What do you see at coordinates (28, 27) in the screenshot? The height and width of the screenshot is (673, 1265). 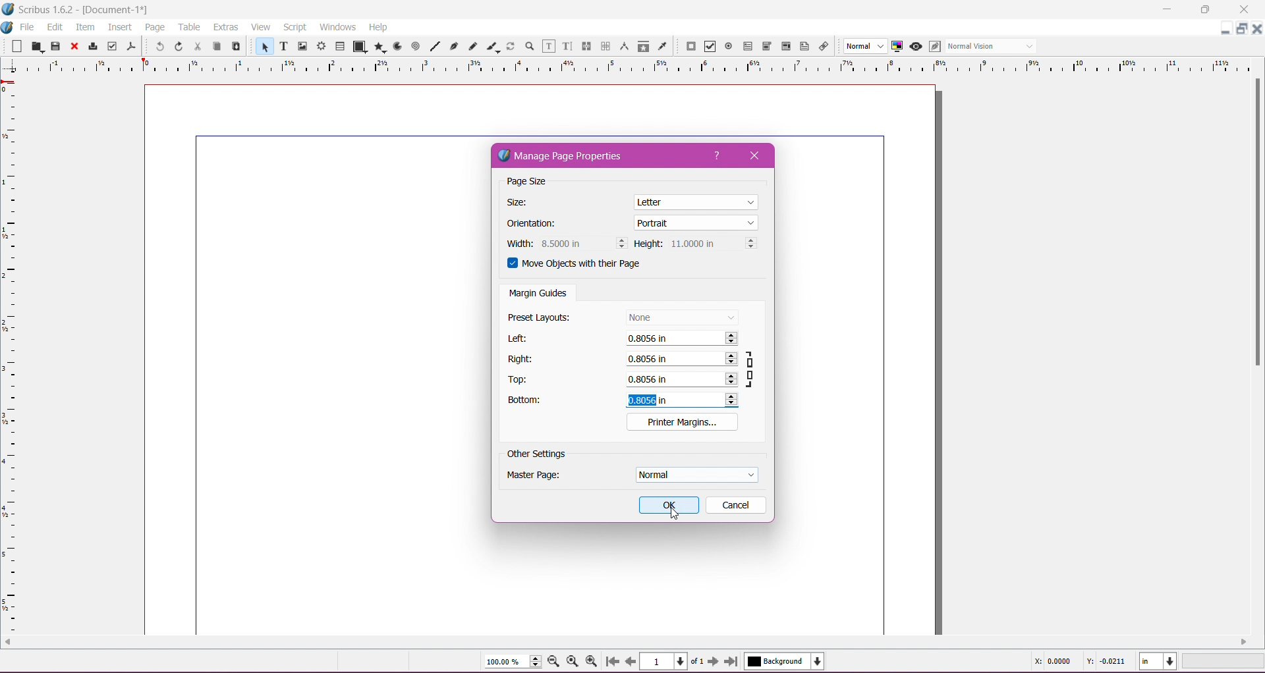 I see `File` at bounding box center [28, 27].